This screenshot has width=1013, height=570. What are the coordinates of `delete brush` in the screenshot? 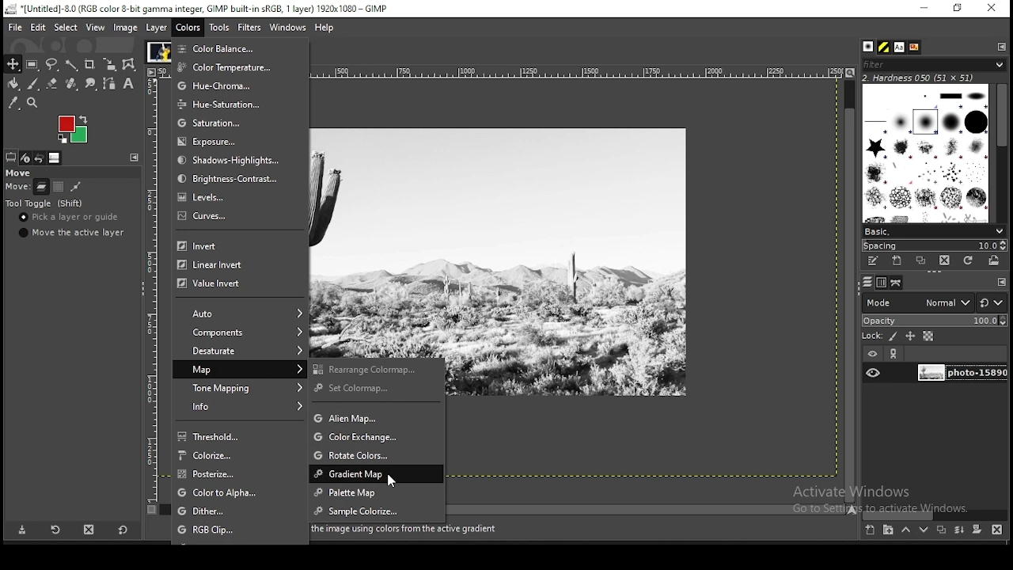 It's located at (944, 261).